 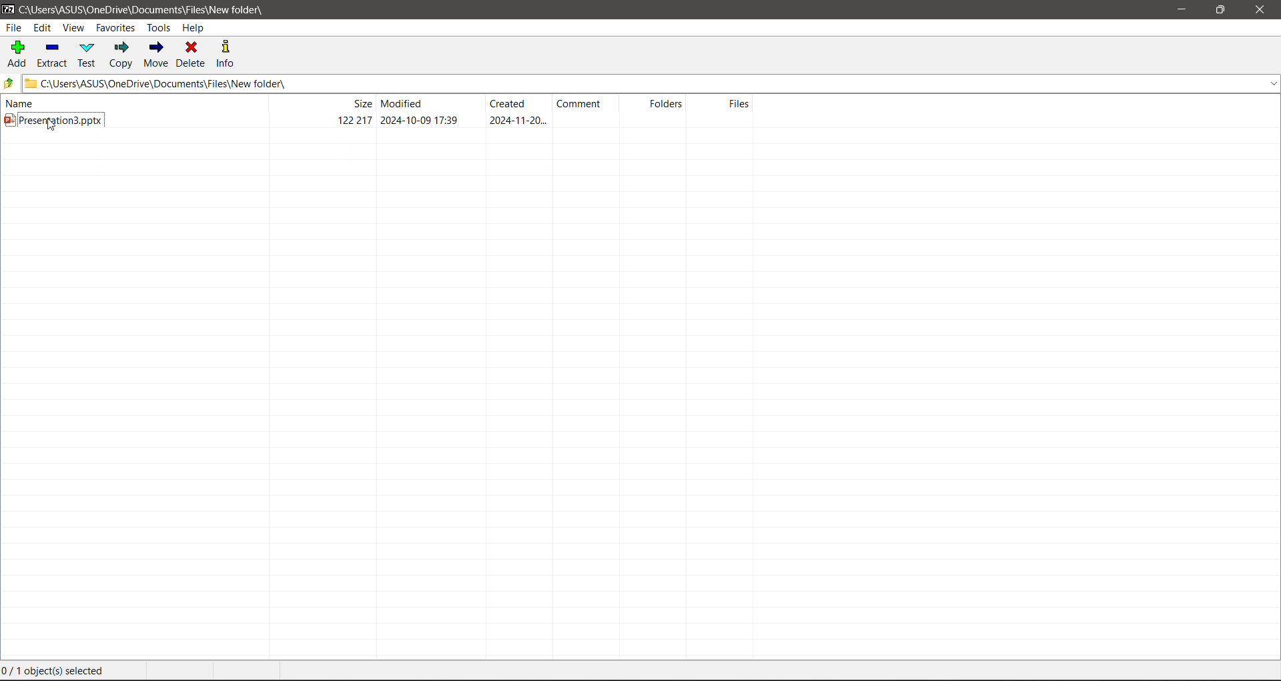 What do you see at coordinates (195, 29) in the screenshot?
I see `Help` at bounding box center [195, 29].